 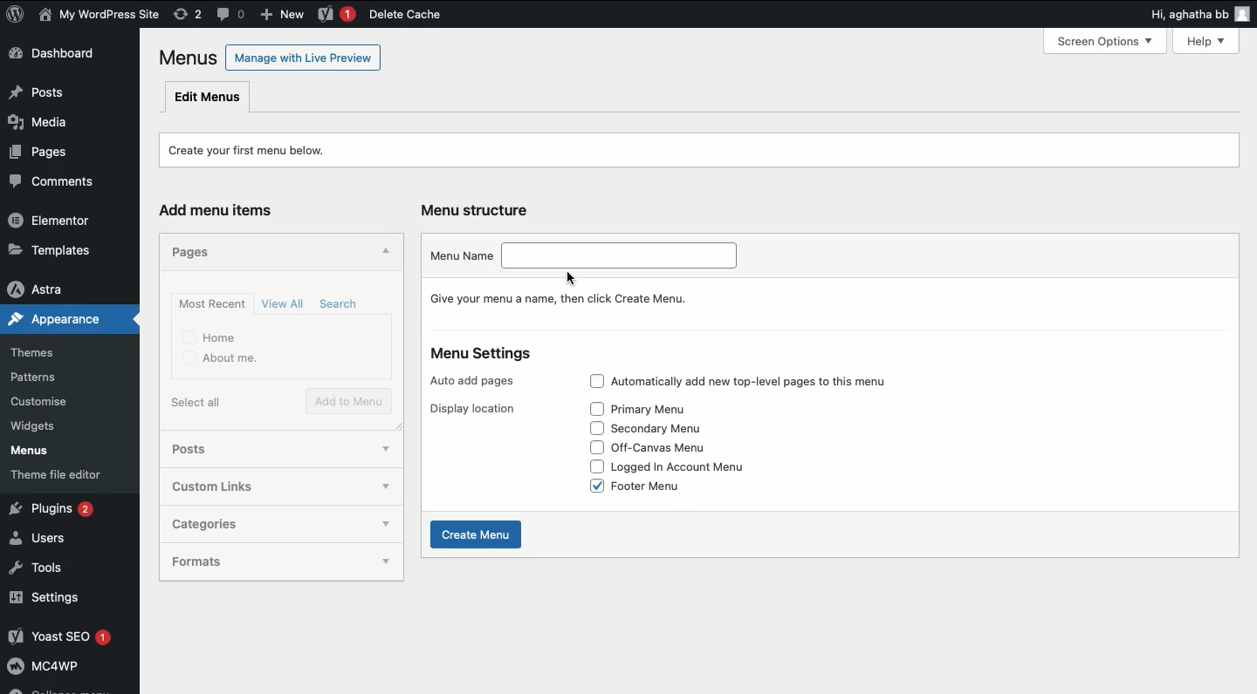 What do you see at coordinates (285, 16) in the screenshot?
I see `New` at bounding box center [285, 16].